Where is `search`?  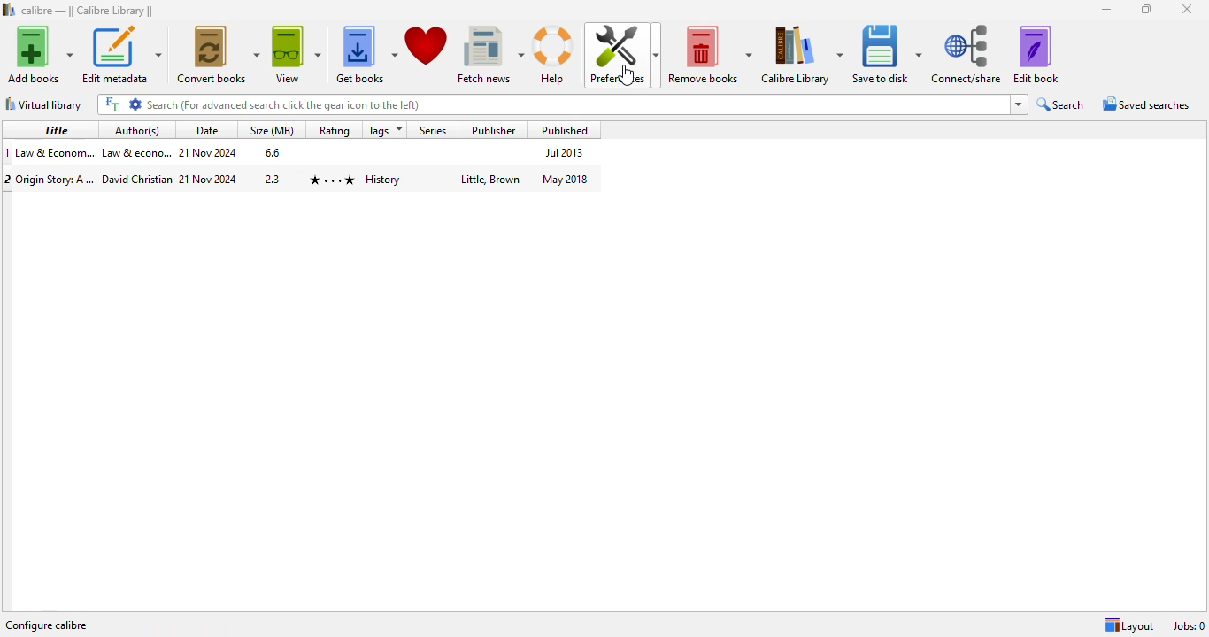
search is located at coordinates (575, 104).